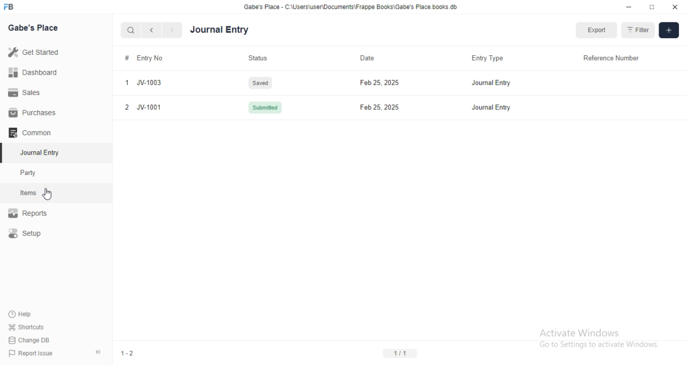 The height and width of the screenshot is (365, 687). I want to click on party, so click(30, 173).